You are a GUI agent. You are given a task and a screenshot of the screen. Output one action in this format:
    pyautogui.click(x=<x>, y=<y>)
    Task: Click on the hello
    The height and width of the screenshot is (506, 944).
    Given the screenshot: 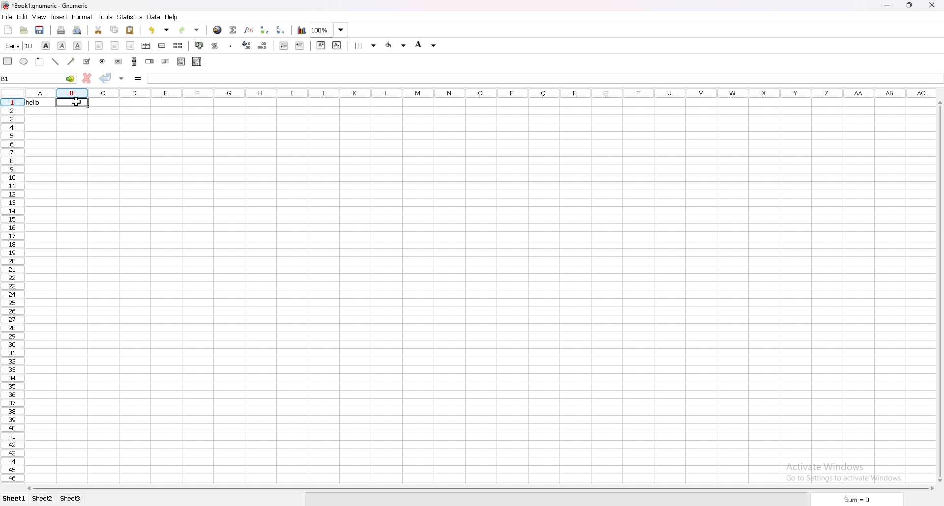 What is the action you would take?
    pyautogui.click(x=35, y=103)
    